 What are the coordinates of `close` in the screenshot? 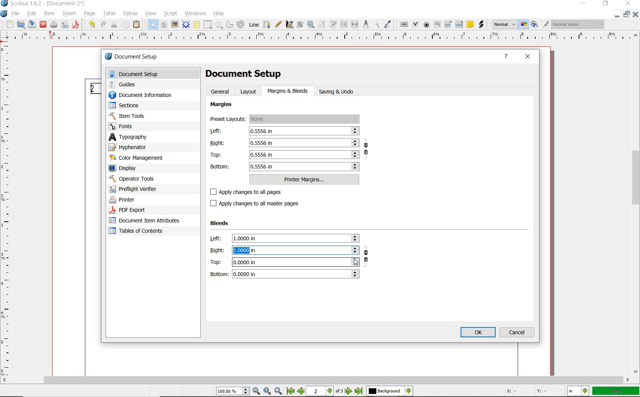 It's located at (529, 56).